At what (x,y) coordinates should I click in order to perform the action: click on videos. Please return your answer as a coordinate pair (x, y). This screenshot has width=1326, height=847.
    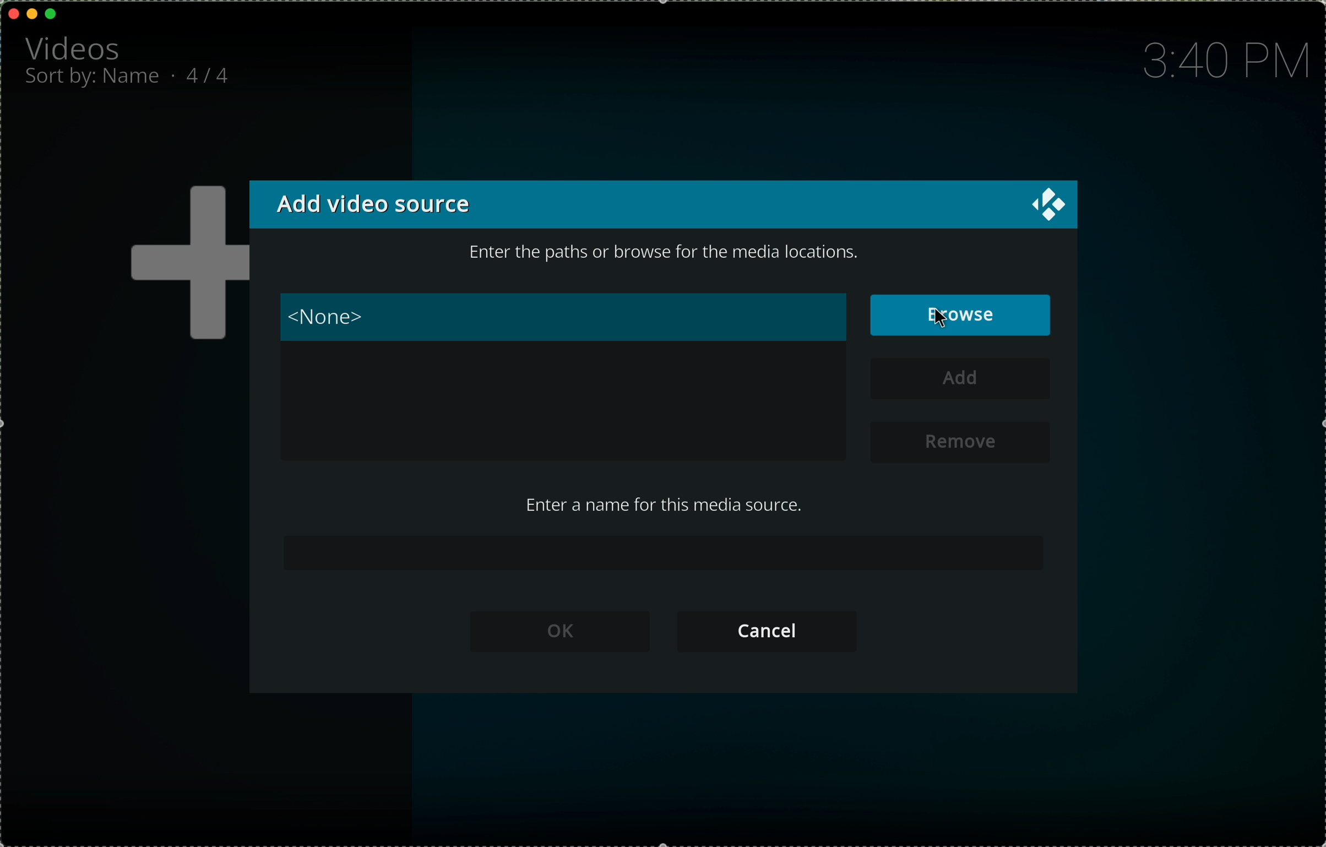
    Looking at the image, I should click on (75, 47).